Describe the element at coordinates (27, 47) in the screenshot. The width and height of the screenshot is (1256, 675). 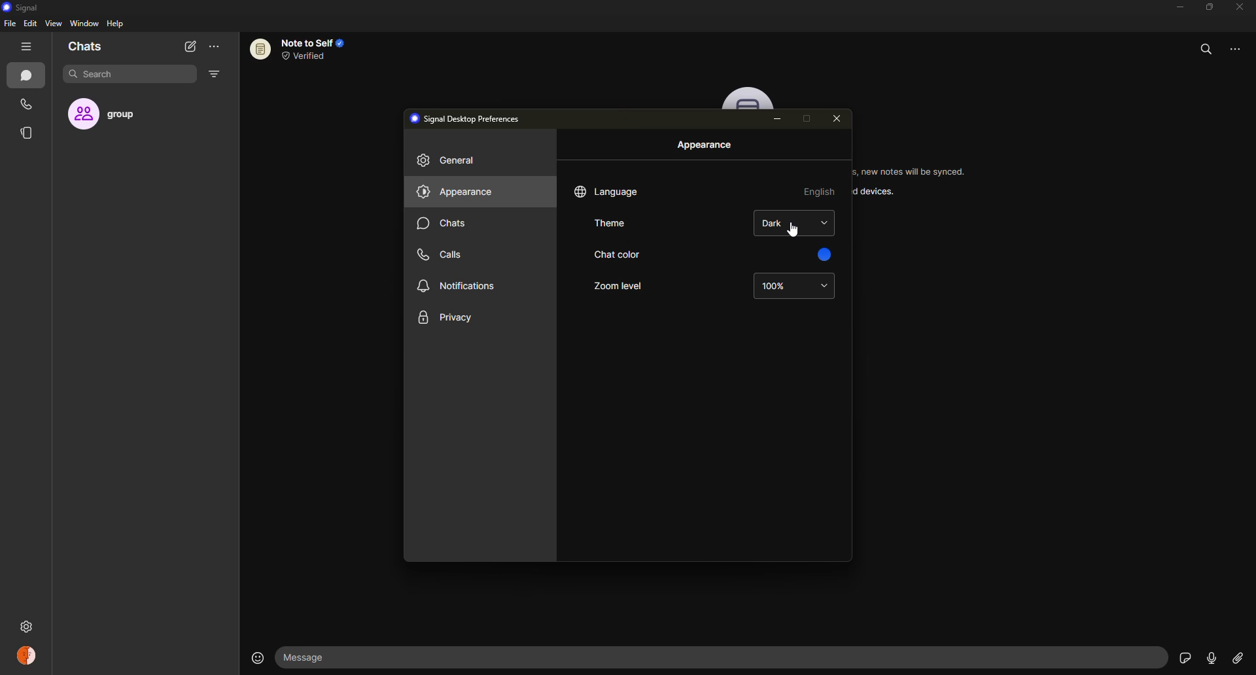
I see `hide tabs` at that location.